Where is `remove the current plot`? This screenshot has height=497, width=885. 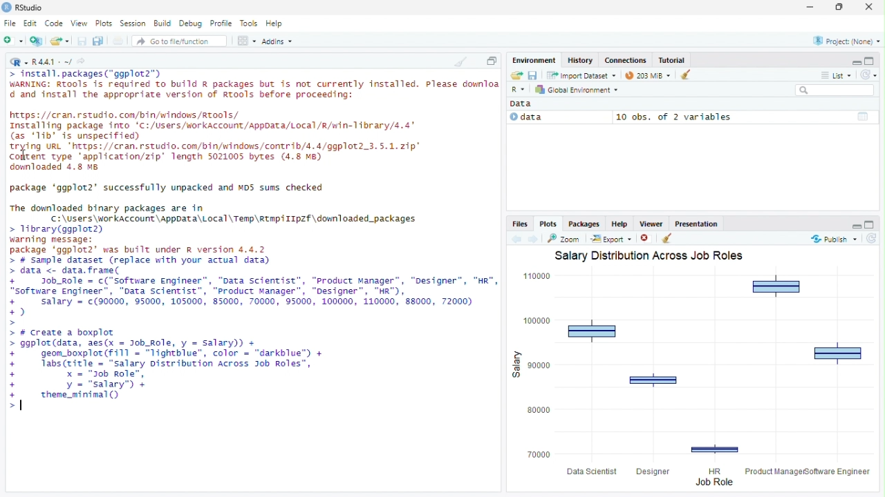
remove the current plot is located at coordinates (645, 239).